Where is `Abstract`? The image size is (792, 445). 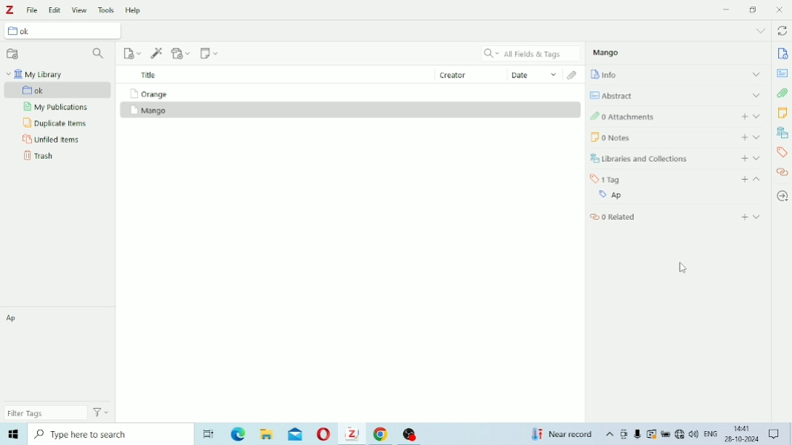 Abstract is located at coordinates (783, 73).